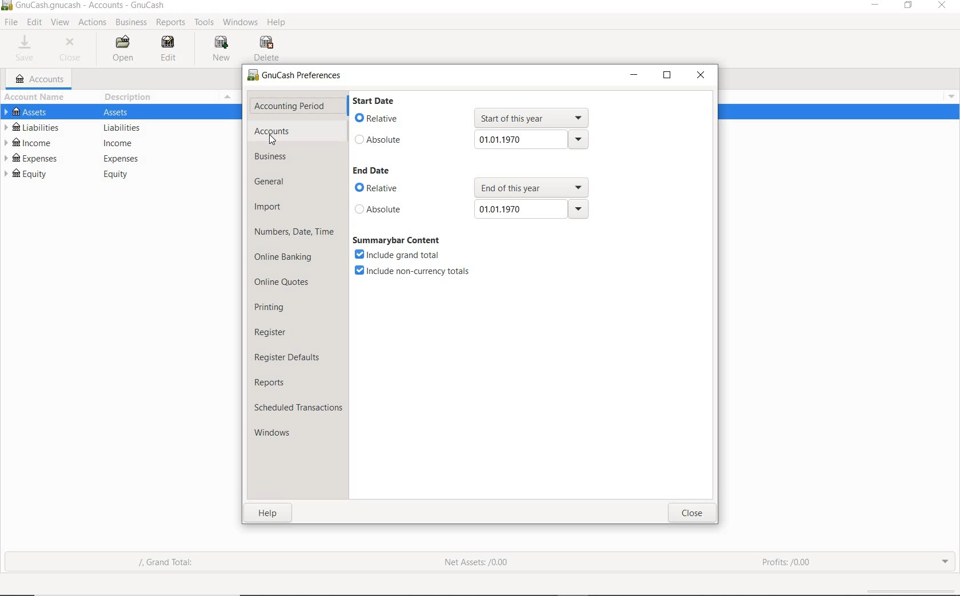 The height and width of the screenshot is (596, 960). Describe the element at coordinates (229, 96) in the screenshot. I see `Menu` at that location.